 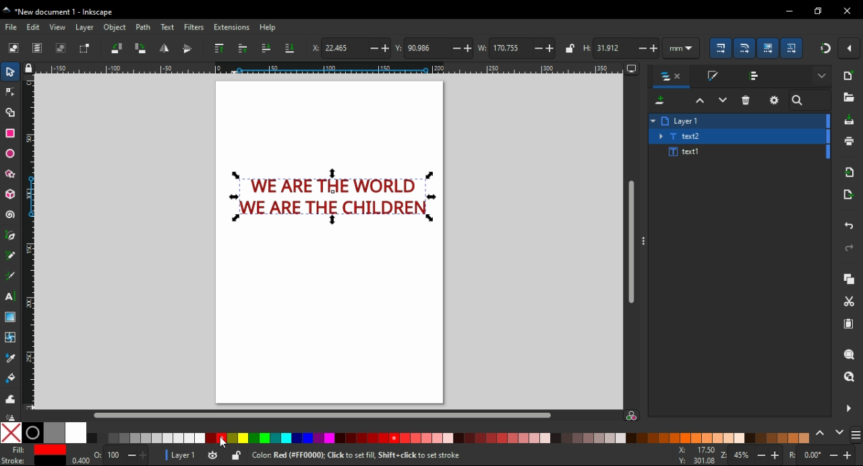 What do you see at coordinates (9, 193) in the screenshot?
I see `3D block tool` at bounding box center [9, 193].